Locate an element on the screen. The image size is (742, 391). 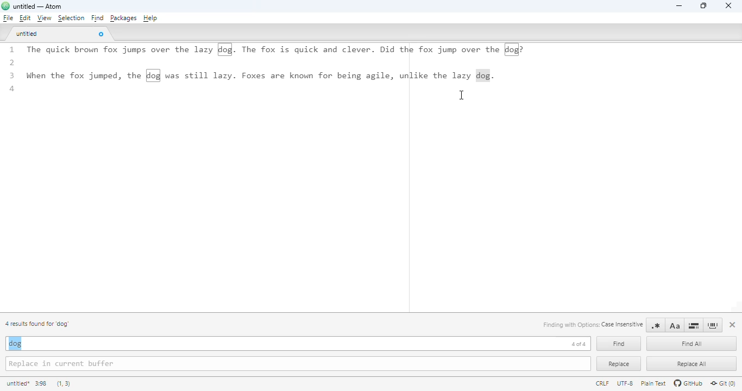
highlighted occurrence of 'dog'  is located at coordinates (225, 49).